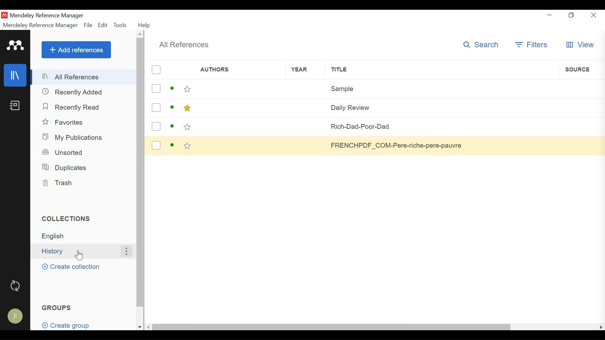 Image resolution: width=605 pixels, height=340 pixels. What do you see at coordinates (140, 173) in the screenshot?
I see `Vertical Scroll barn` at bounding box center [140, 173].